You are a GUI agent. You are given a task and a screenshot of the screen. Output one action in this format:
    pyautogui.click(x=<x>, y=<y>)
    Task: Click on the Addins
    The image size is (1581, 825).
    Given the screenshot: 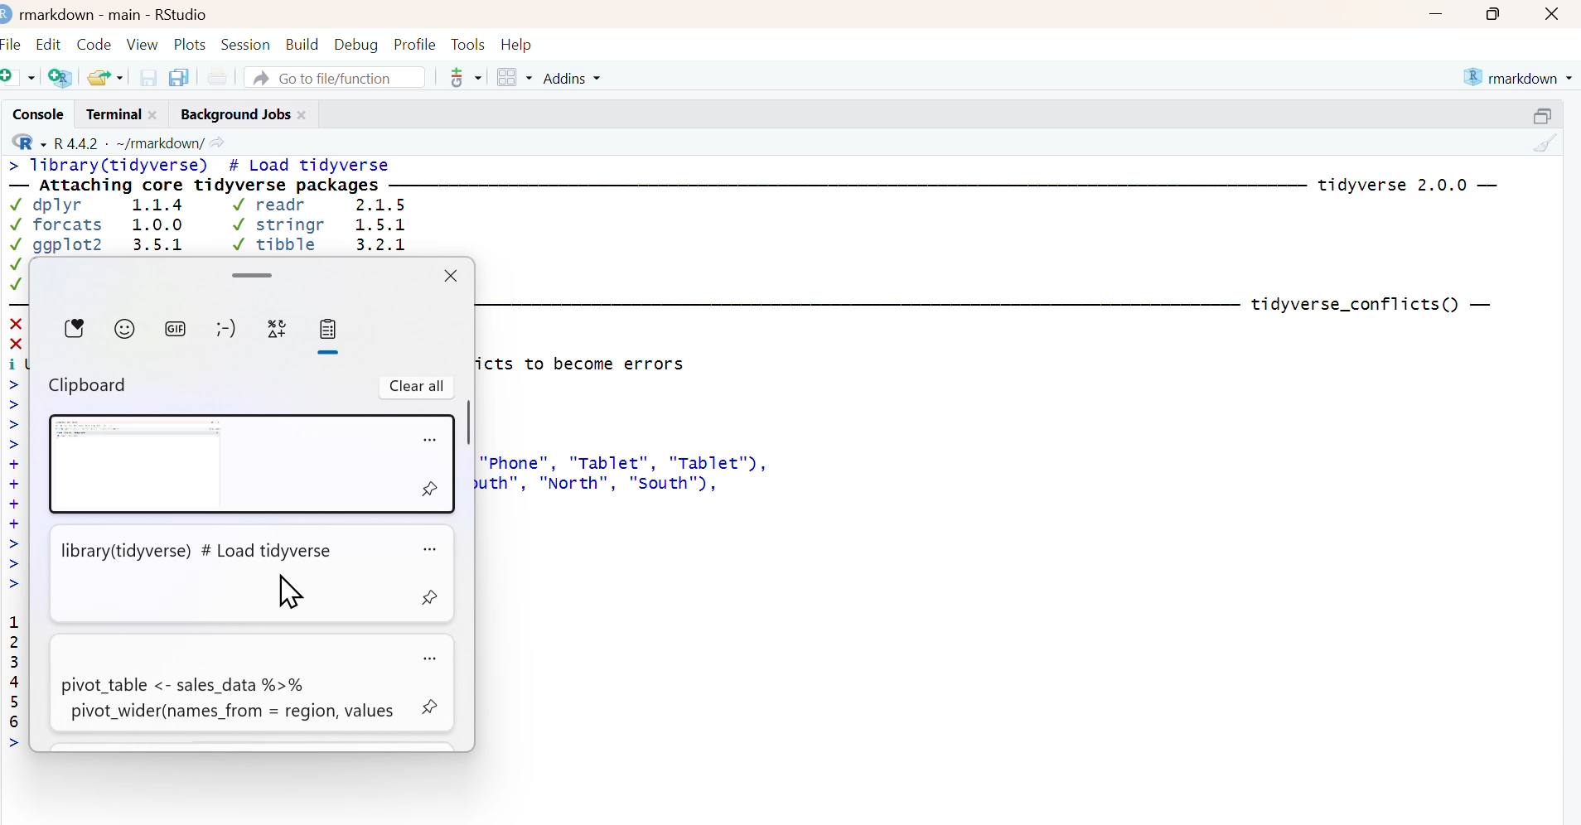 What is the action you would take?
    pyautogui.click(x=575, y=78)
    